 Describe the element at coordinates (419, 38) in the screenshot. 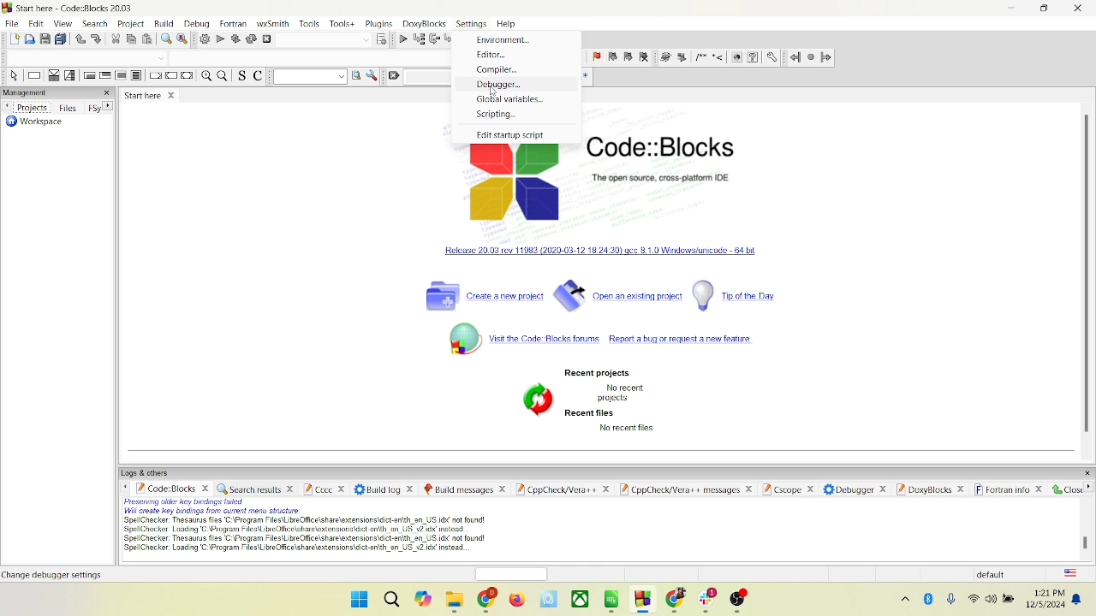

I see `run to cursor` at that location.